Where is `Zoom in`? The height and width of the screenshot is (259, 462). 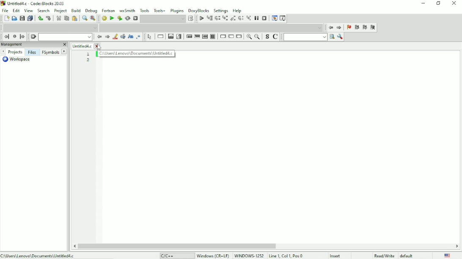 Zoom in is located at coordinates (248, 37).